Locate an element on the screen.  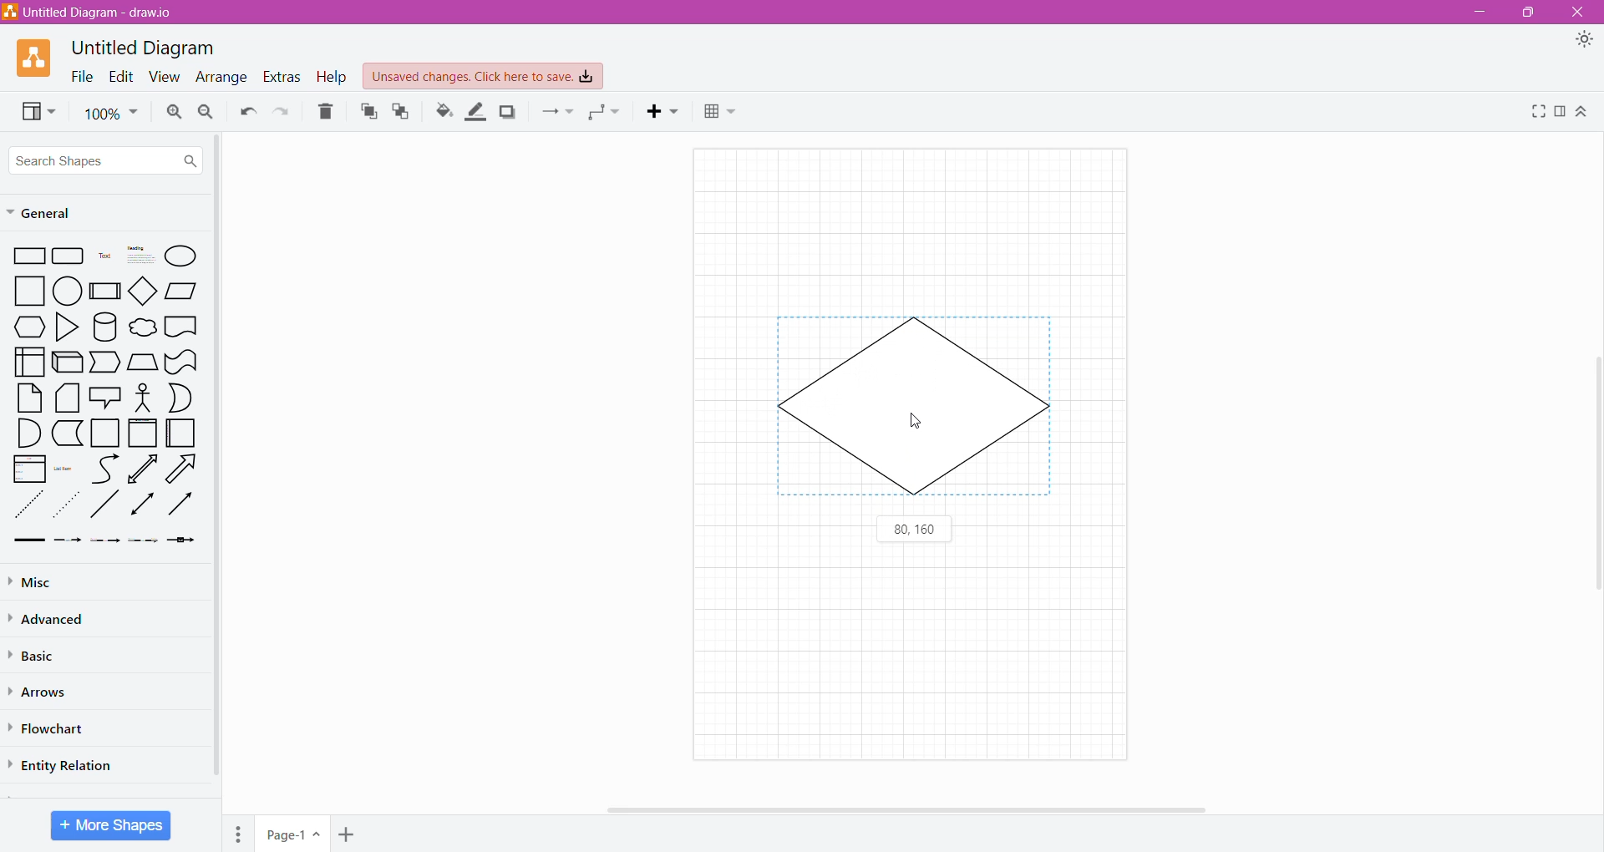
Connector with 3 Labels is located at coordinates (145, 542).